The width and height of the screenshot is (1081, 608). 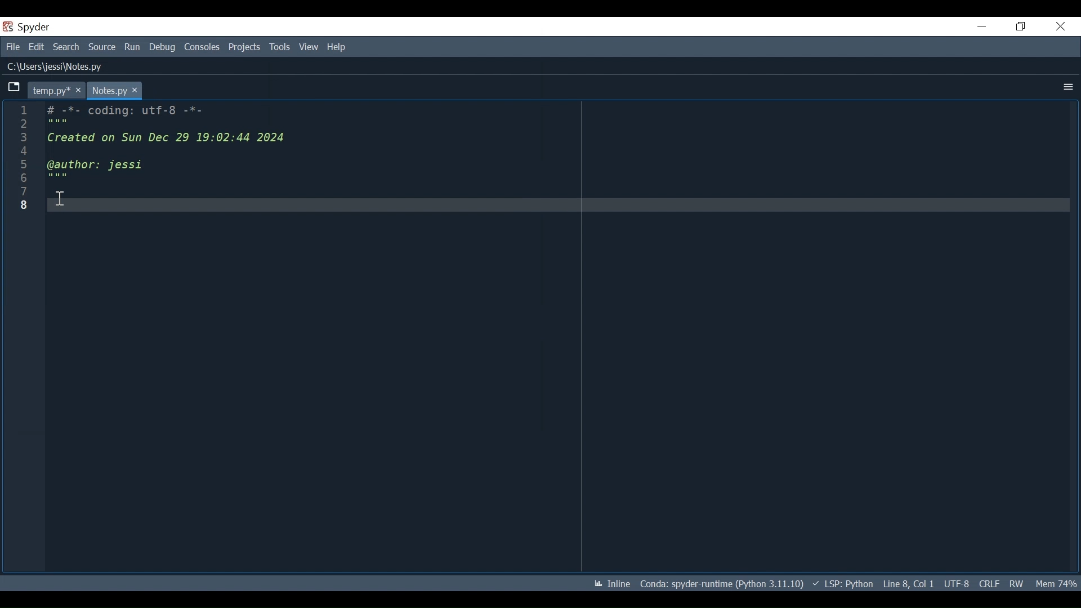 What do you see at coordinates (989, 584) in the screenshot?
I see `File EQL Status` at bounding box center [989, 584].